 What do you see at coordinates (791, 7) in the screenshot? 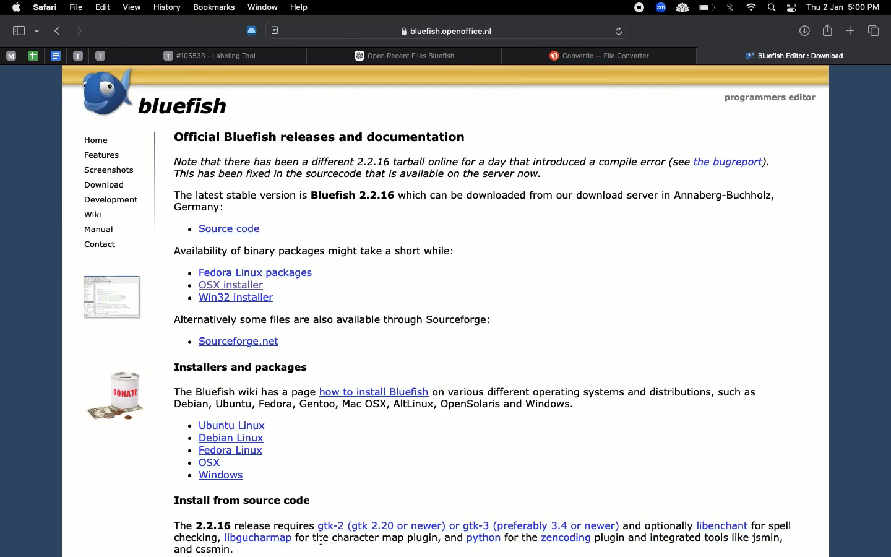
I see `notification` at bounding box center [791, 7].